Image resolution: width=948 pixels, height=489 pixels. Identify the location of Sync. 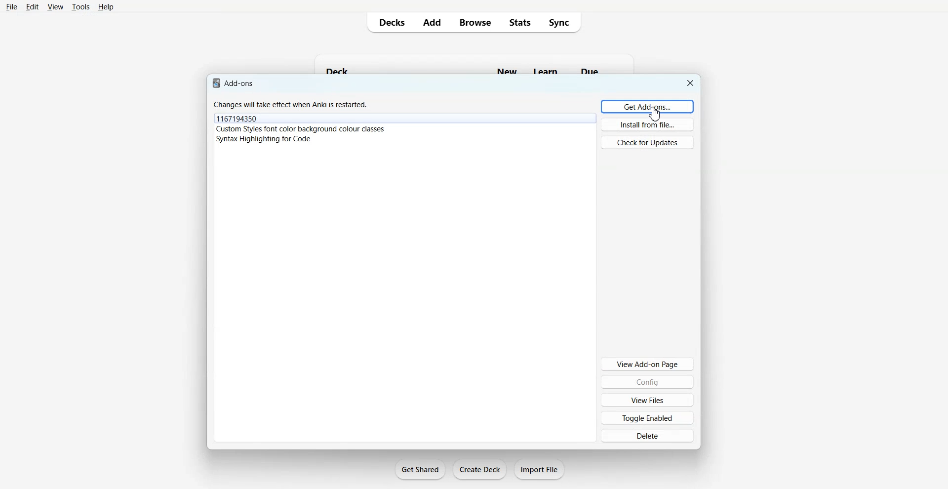
(563, 23).